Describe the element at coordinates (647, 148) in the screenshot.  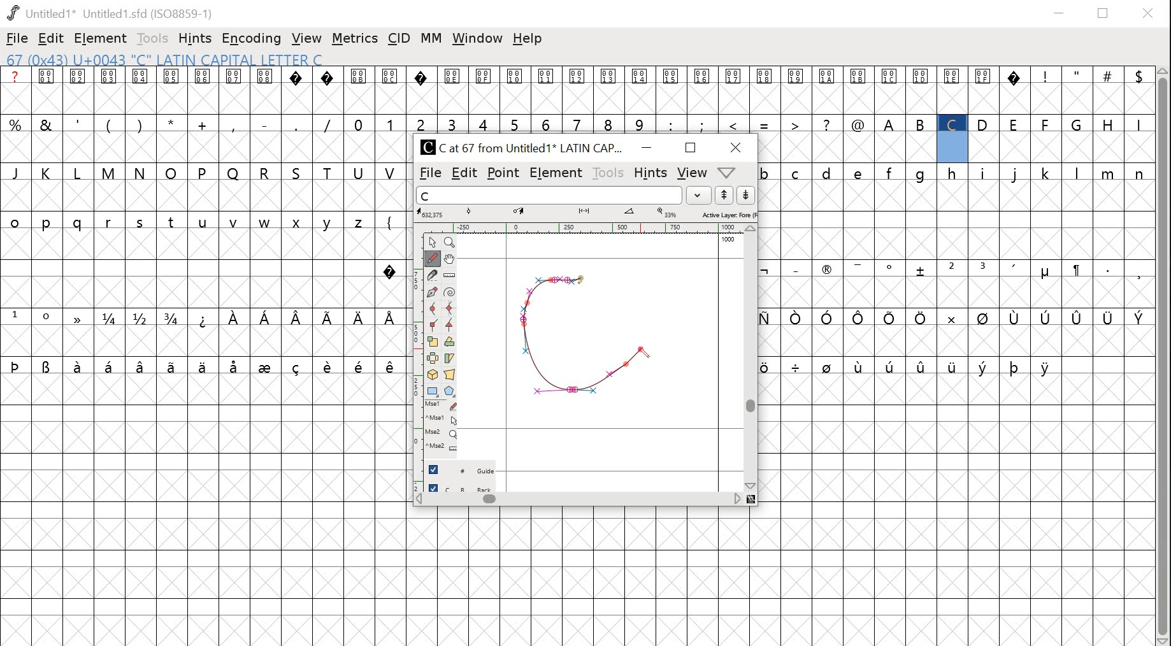
I see `minimize` at that location.